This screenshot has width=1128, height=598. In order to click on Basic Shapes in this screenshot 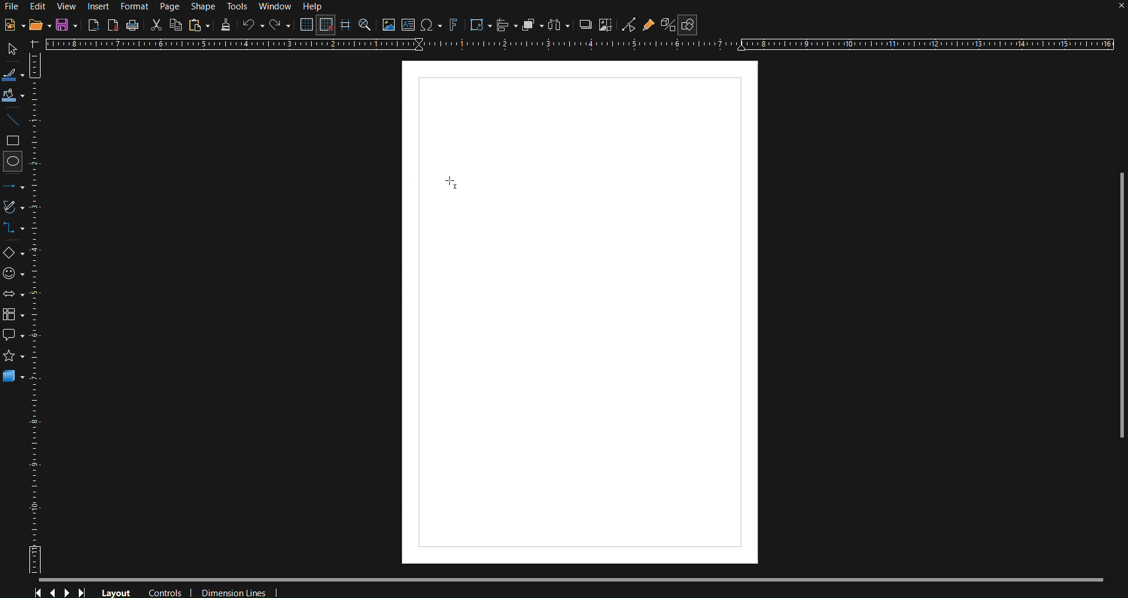, I will do `click(16, 254)`.